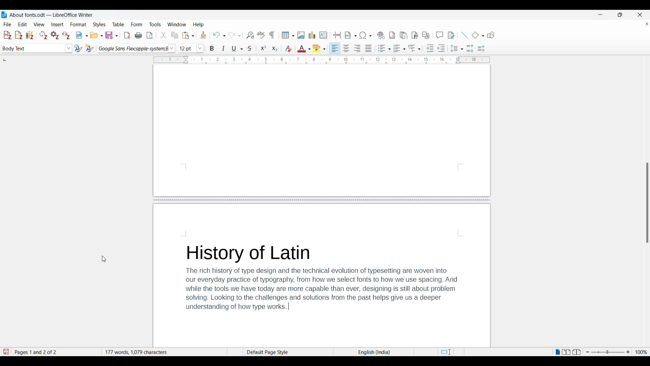 This screenshot has height=366, width=650. What do you see at coordinates (33, 49) in the screenshot?
I see `Current paragraph selection` at bounding box center [33, 49].